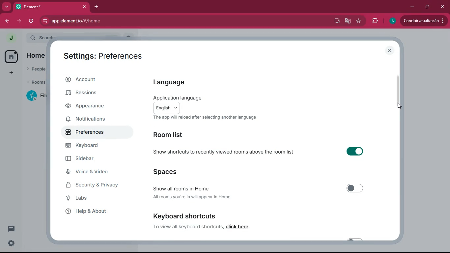  I want to click on help, so click(91, 211).